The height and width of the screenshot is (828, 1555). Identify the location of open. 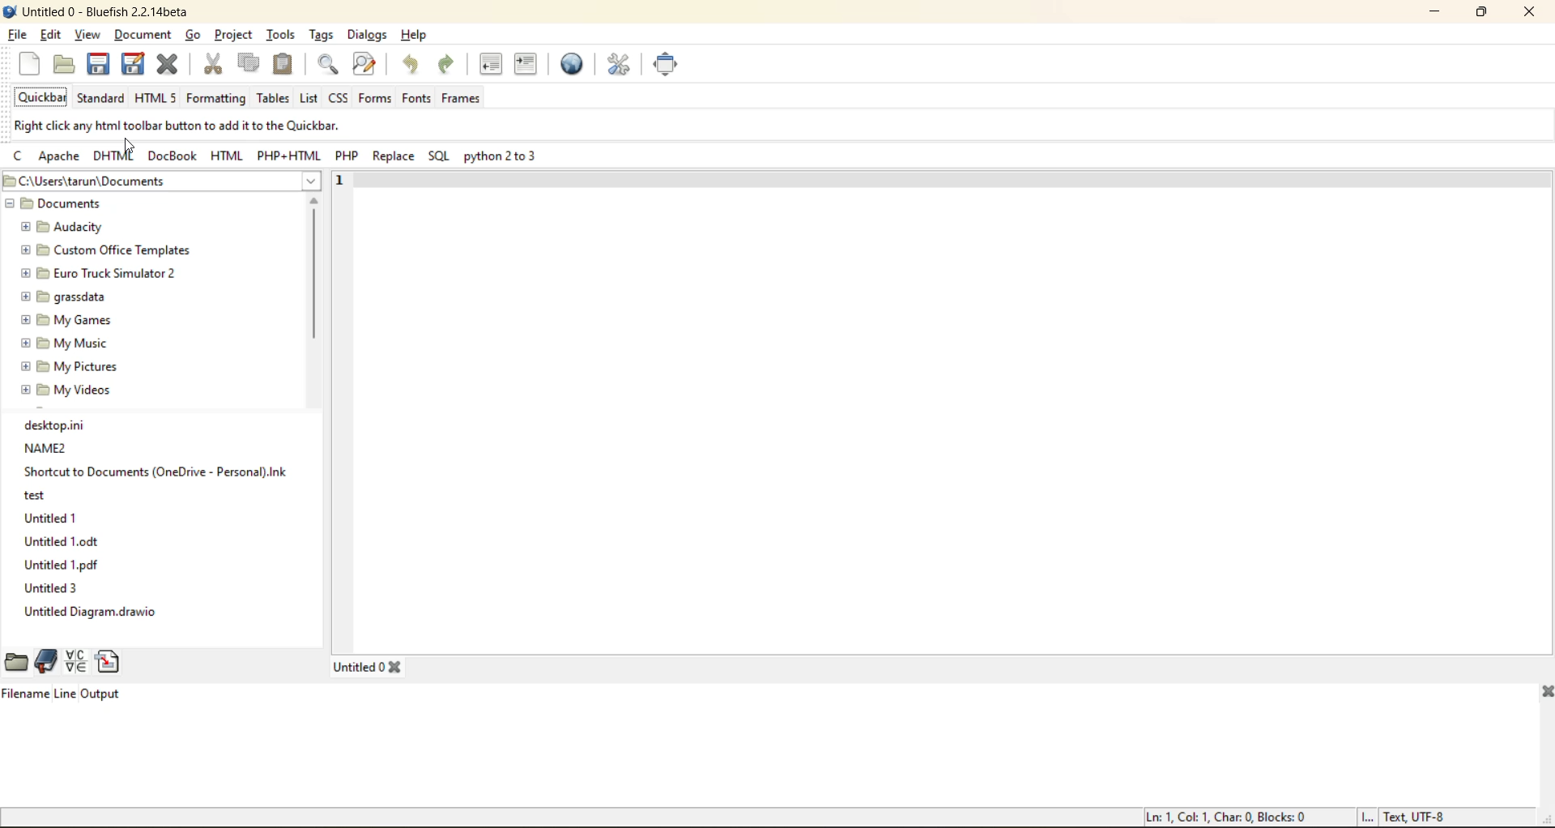
(63, 66).